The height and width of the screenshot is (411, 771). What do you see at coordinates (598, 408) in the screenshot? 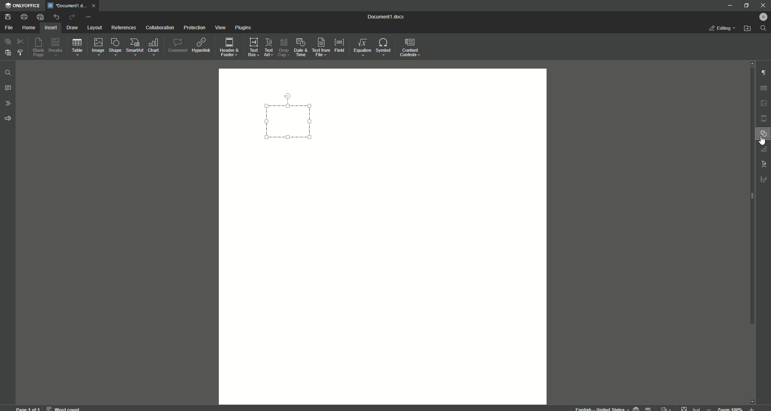
I see `text language` at bounding box center [598, 408].